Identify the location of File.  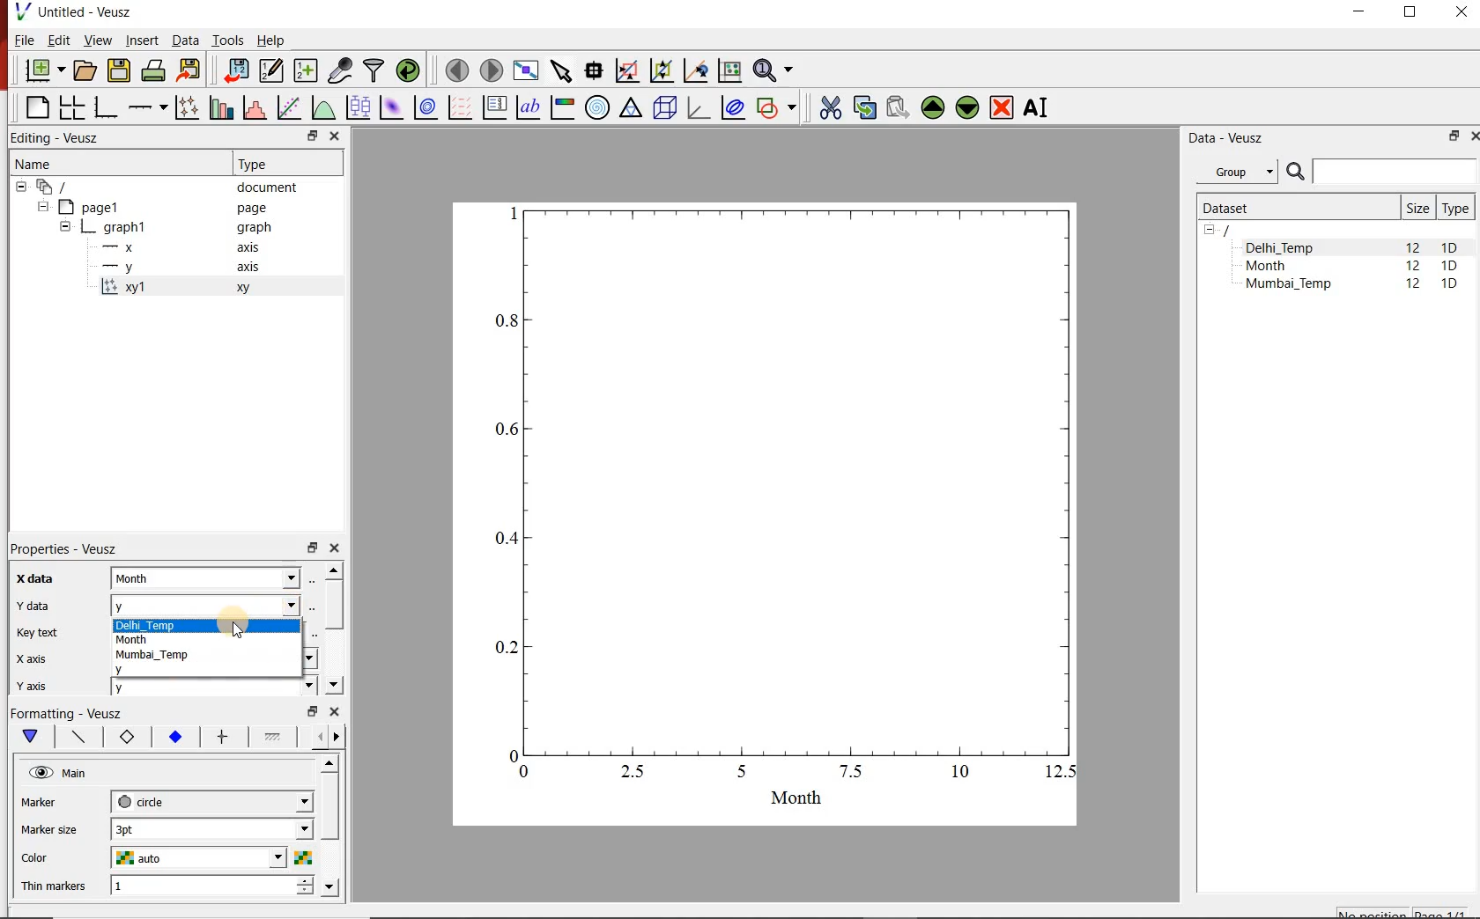
(23, 40).